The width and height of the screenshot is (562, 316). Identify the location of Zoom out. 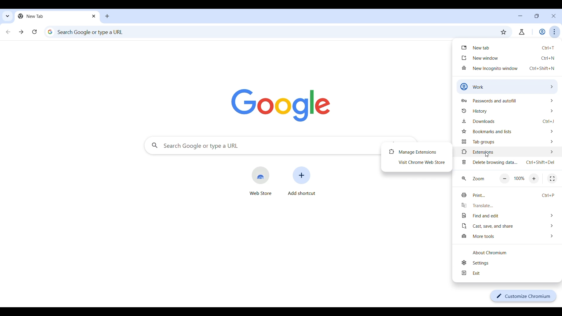
(505, 179).